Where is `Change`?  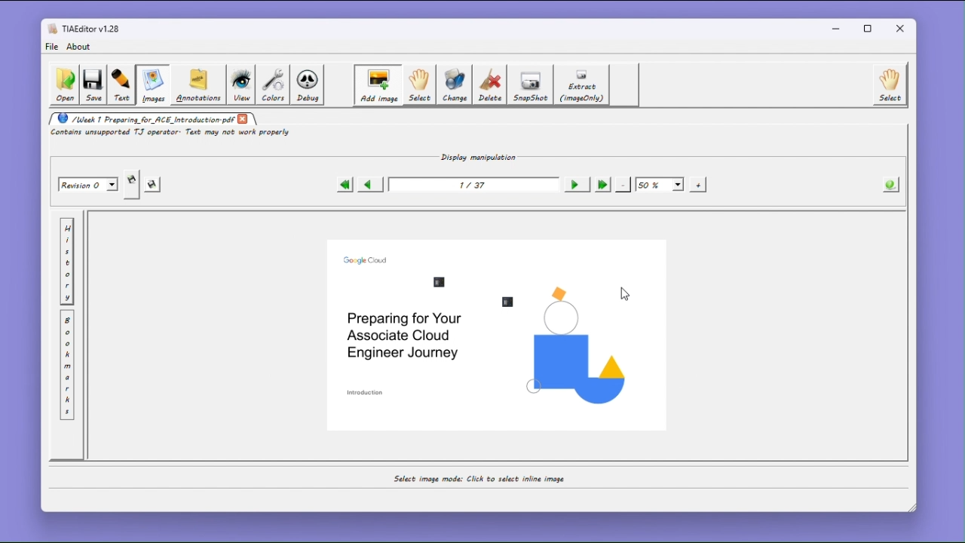
Change is located at coordinates (455, 84).